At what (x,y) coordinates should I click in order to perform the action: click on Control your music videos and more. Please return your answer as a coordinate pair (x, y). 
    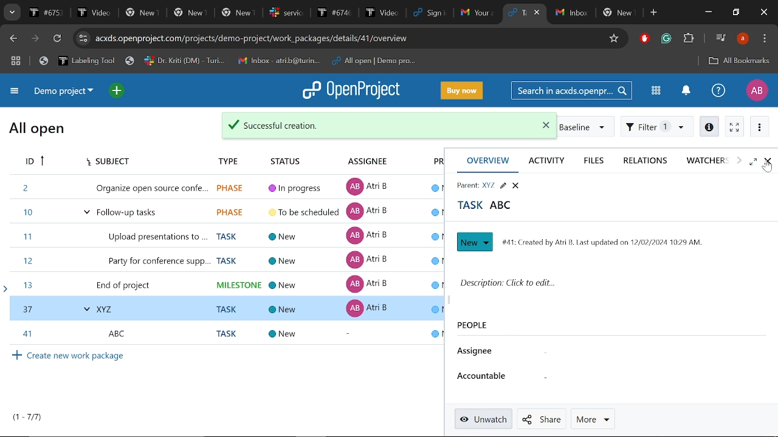
    Looking at the image, I should click on (721, 37).